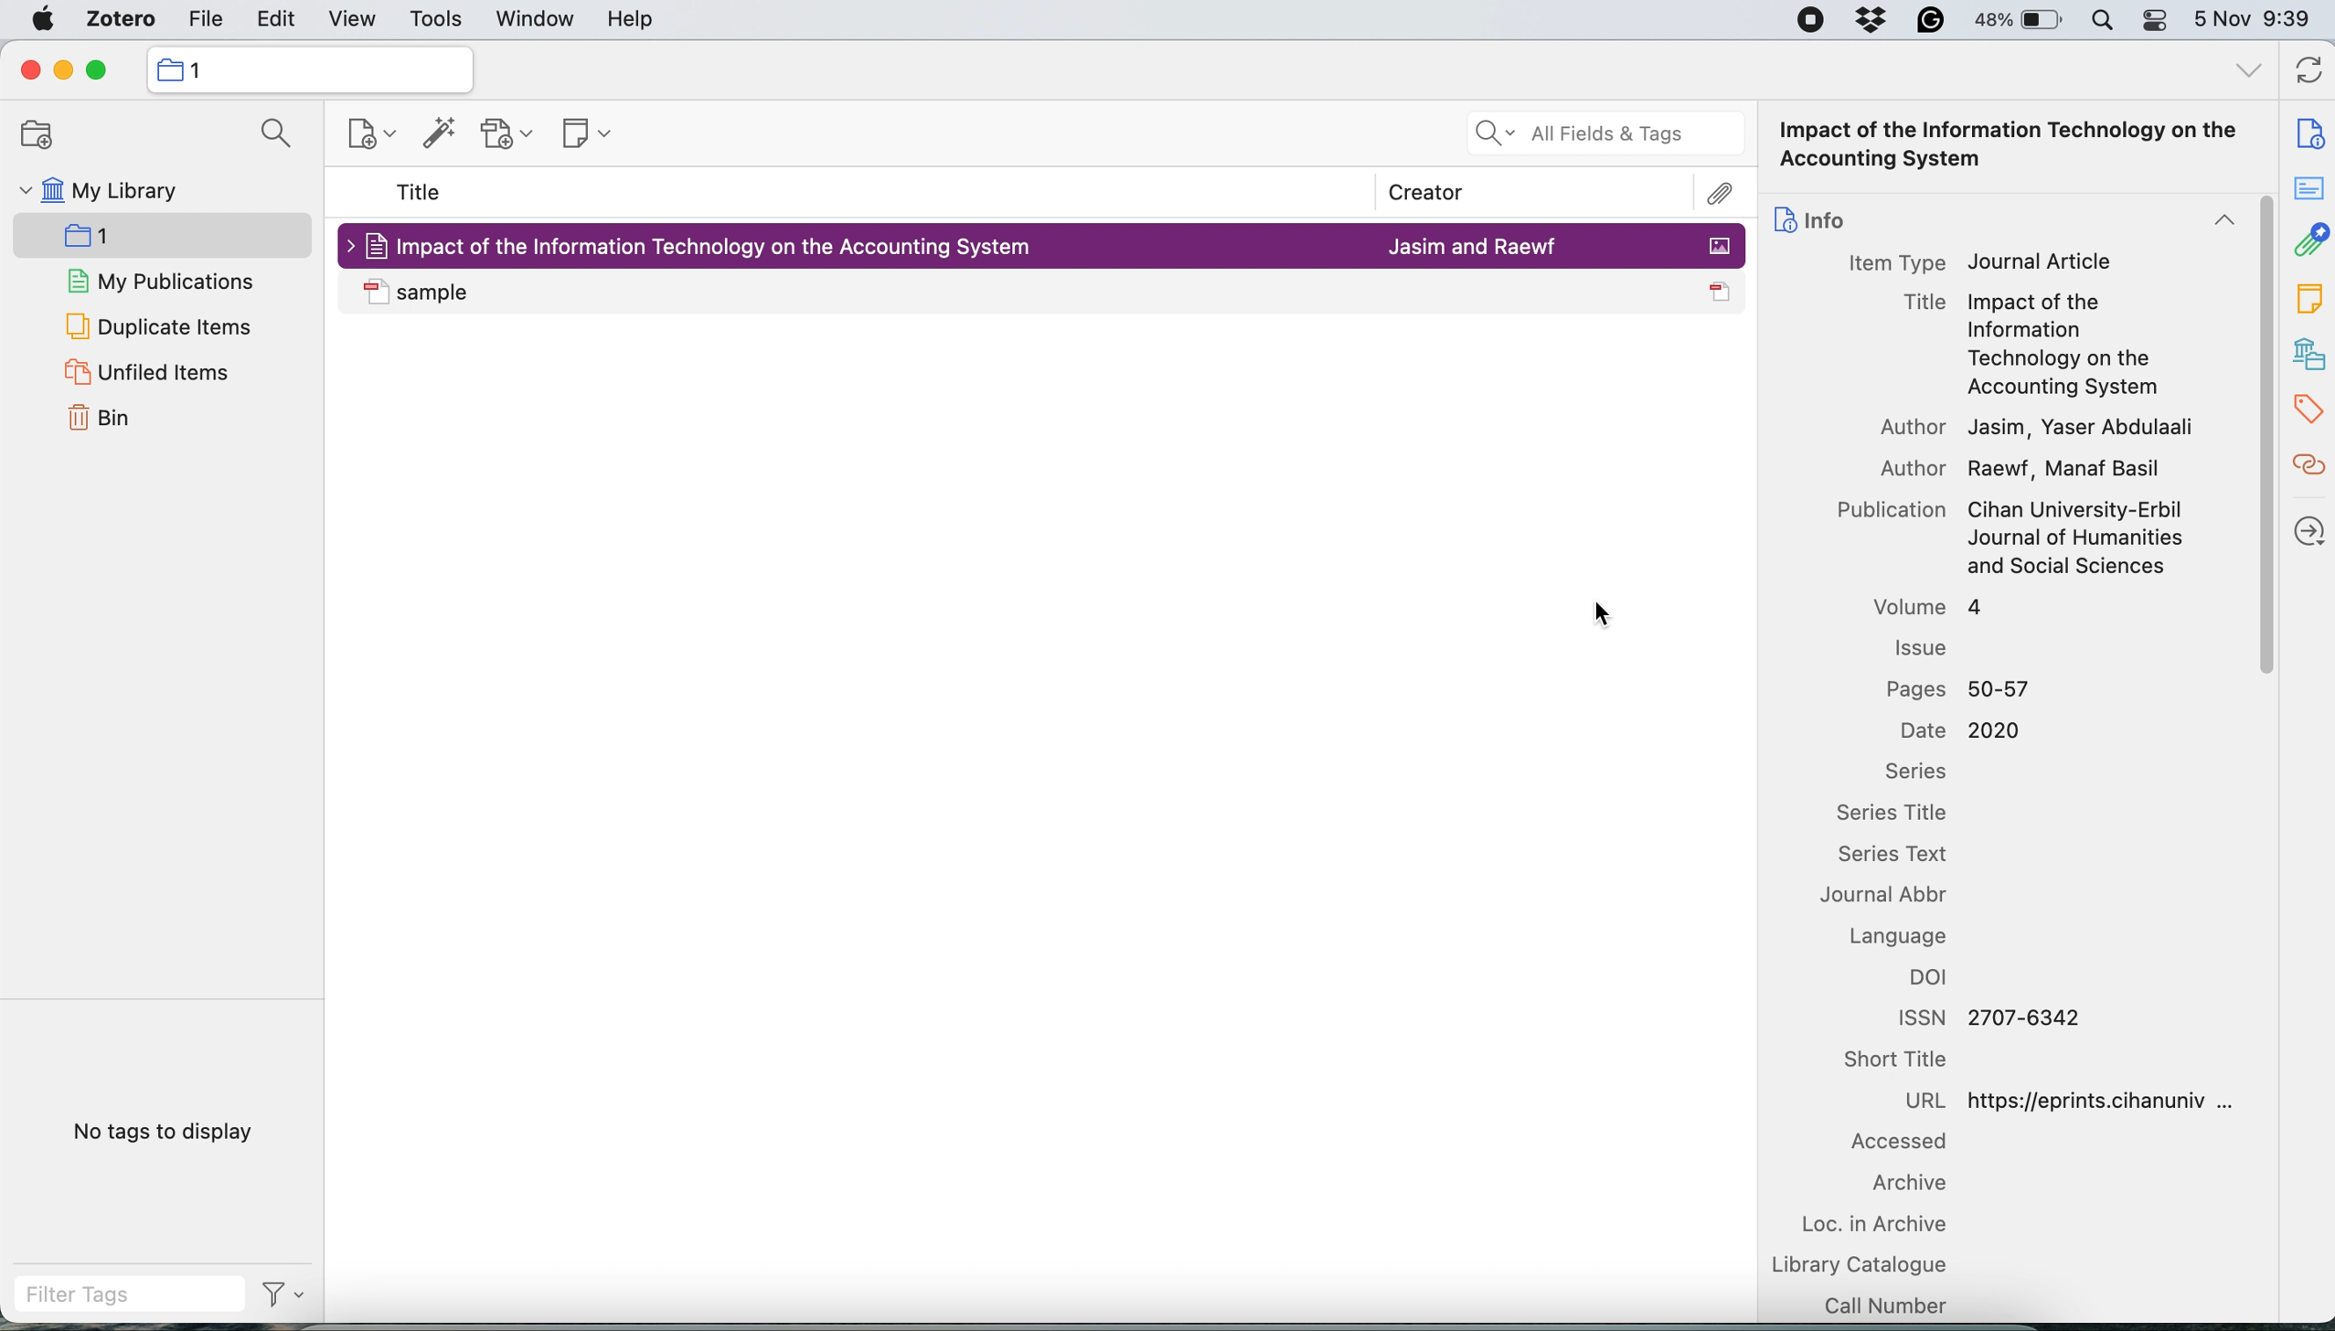 This screenshot has width=2335, height=1331. Describe the element at coordinates (2312, 69) in the screenshot. I see `refresh` at that location.